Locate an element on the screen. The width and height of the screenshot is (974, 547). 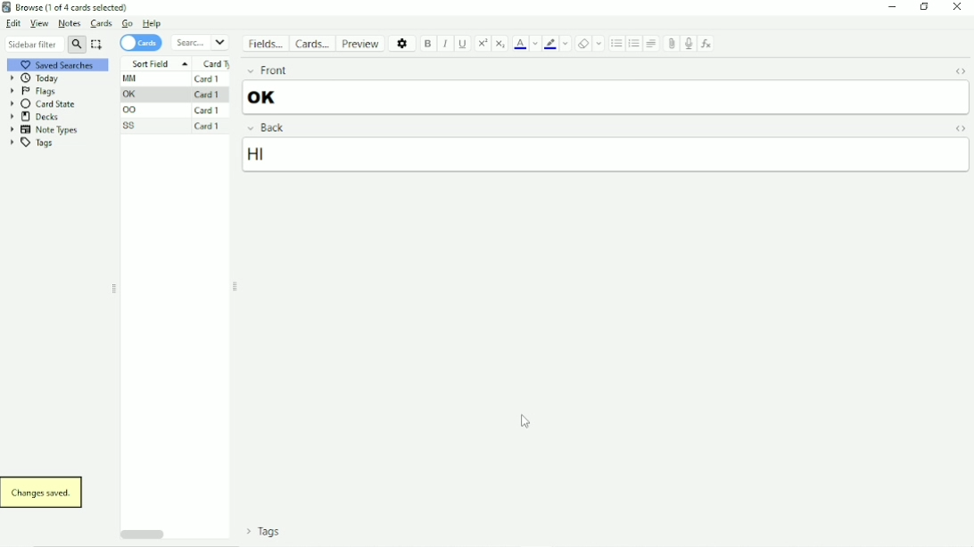
Minimize is located at coordinates (893, 7).